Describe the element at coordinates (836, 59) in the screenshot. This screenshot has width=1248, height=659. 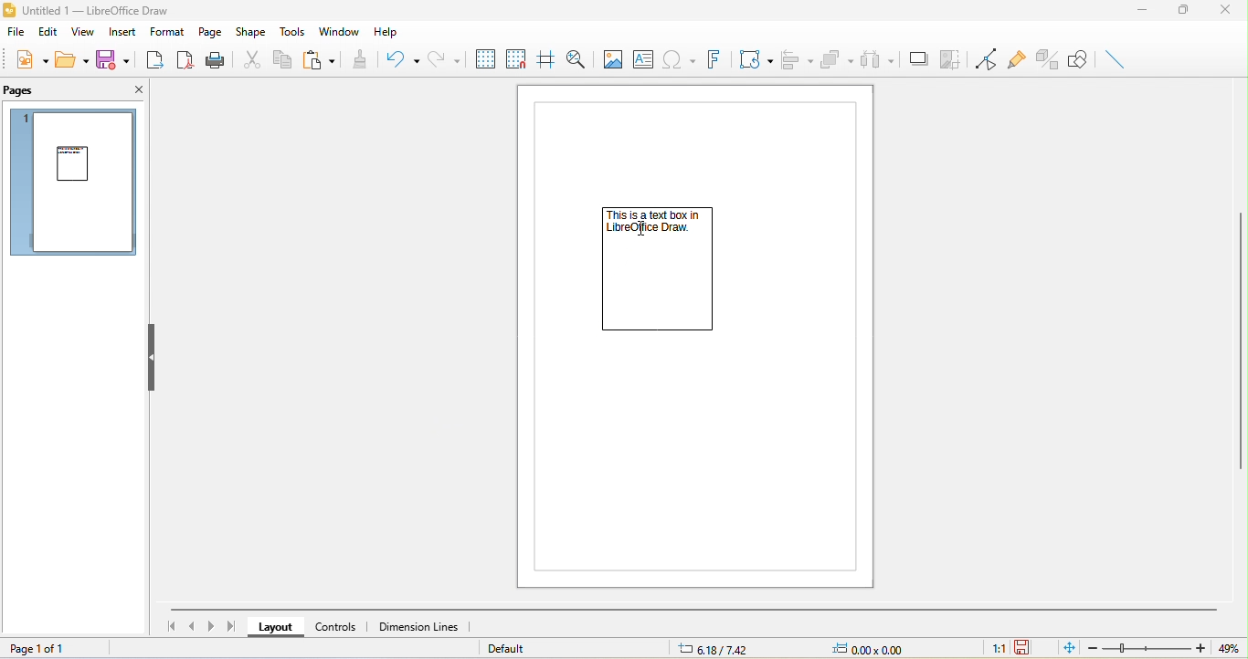
I see `arrange` at that location.